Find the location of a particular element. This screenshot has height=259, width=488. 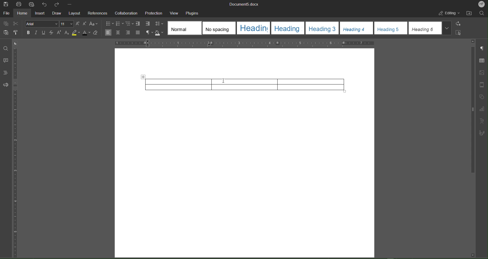

Copy is located at coordinates (5, 23).